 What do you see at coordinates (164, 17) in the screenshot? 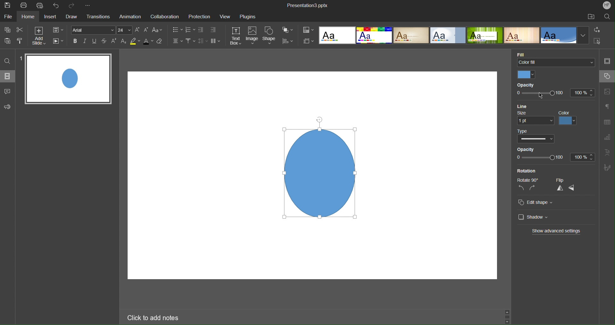
I see `Collaboration` at bounding box center [164, 17].